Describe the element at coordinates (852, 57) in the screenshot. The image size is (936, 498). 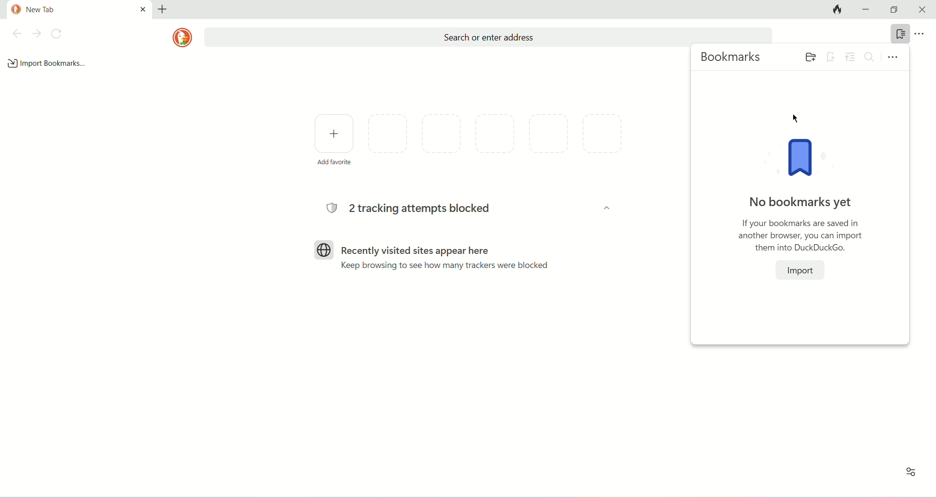
I see `view option` at that location.